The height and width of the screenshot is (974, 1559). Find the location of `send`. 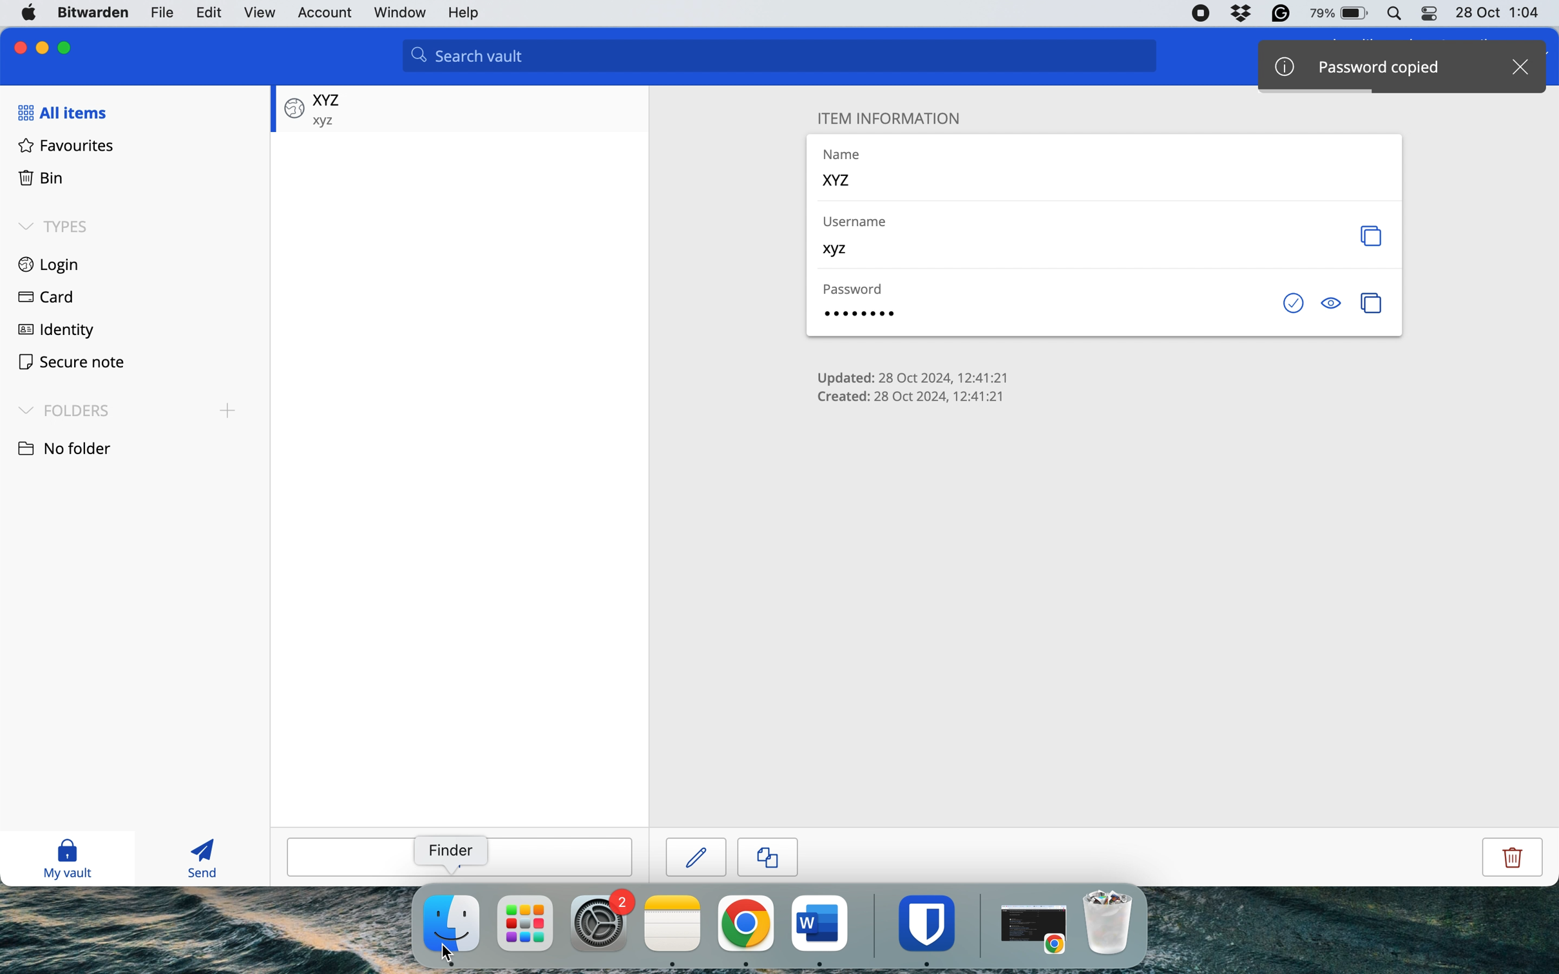

send is located at coordinates (198, 859).